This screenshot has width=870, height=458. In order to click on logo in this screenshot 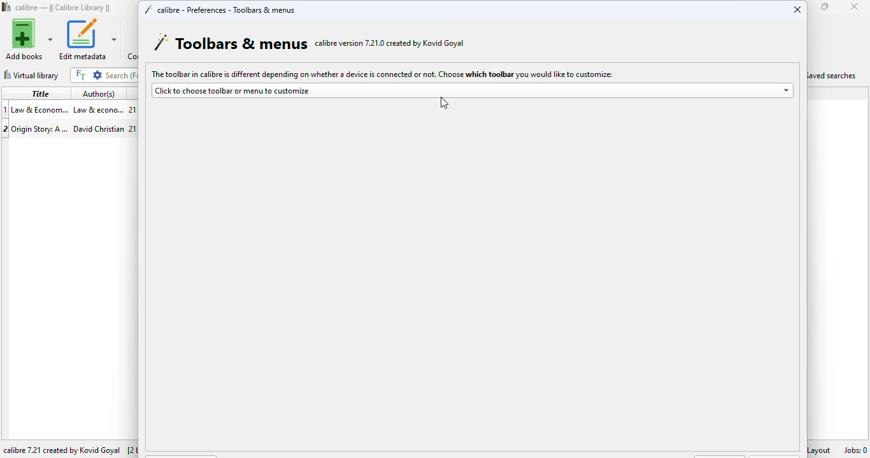, I will do `click(7, 6)`.